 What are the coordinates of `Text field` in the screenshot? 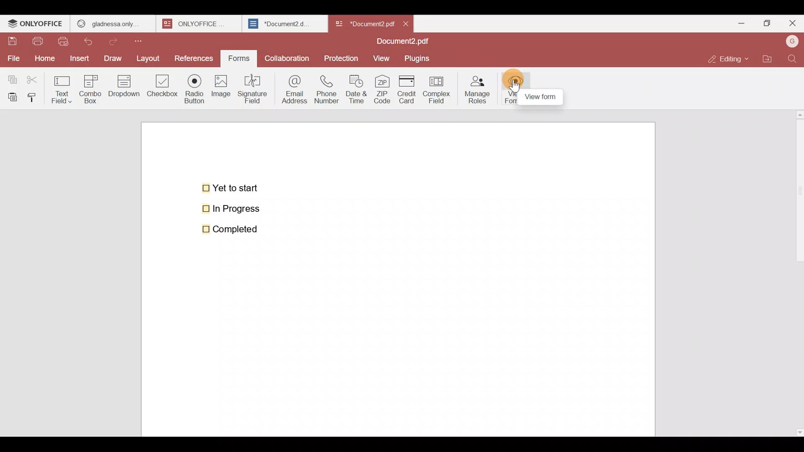 It's located at (63, 87).